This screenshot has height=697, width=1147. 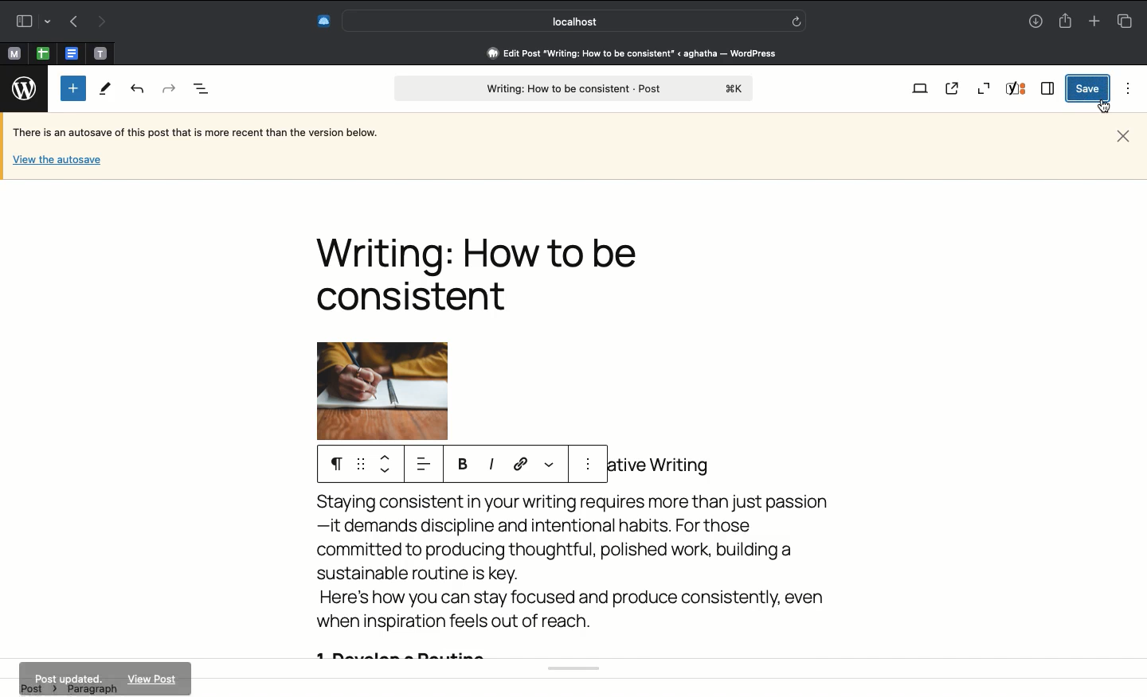 What do you see at coordinates (106, 90) in the screenshot?
I see `Tools` at bounding box center [106, 90].